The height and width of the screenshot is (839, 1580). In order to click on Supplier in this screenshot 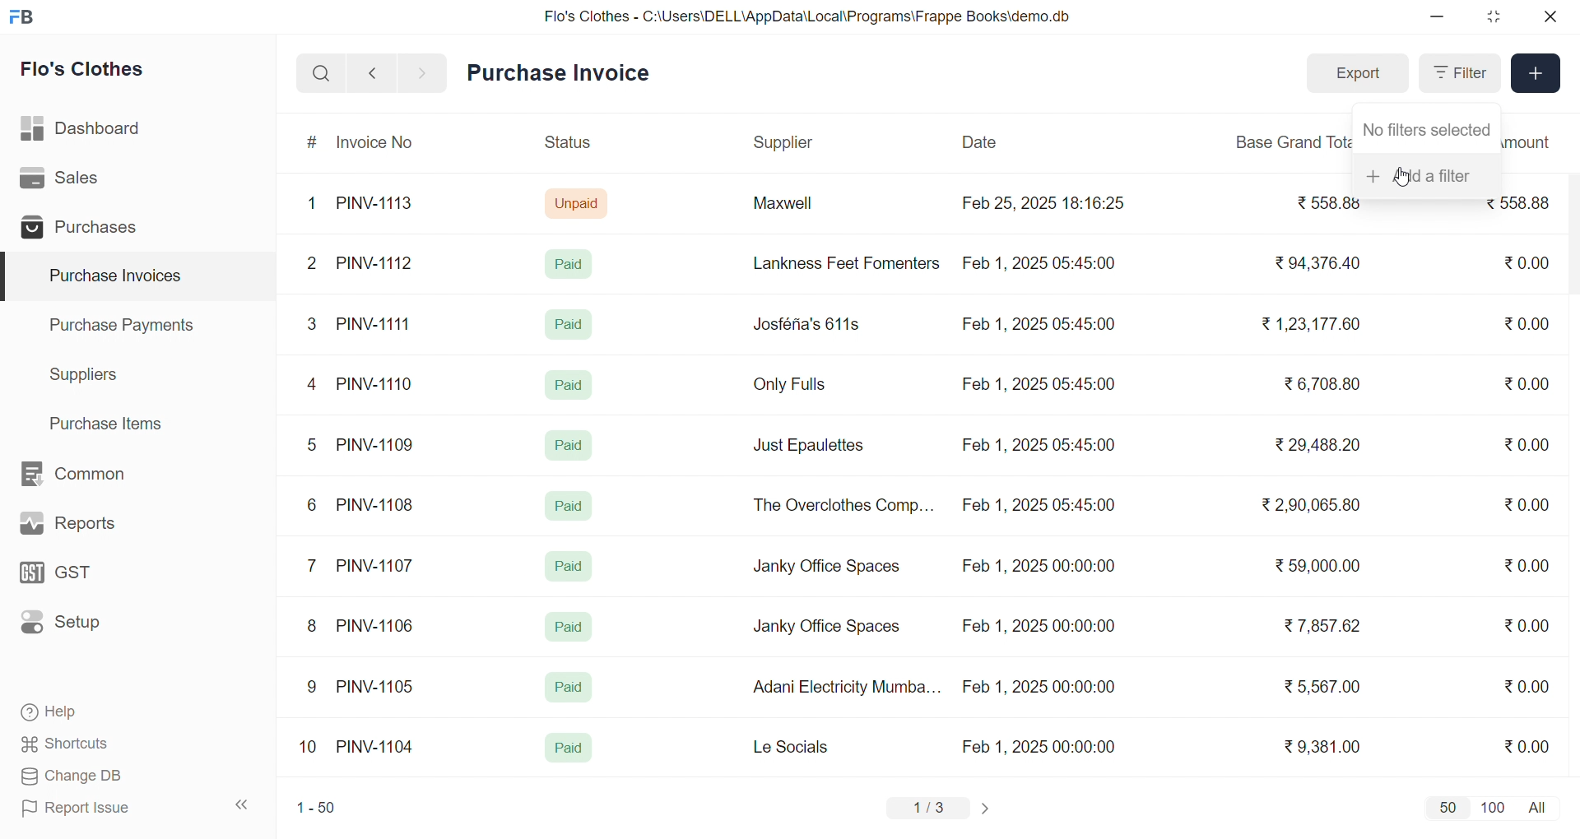, I will do `click(786, 143)`.